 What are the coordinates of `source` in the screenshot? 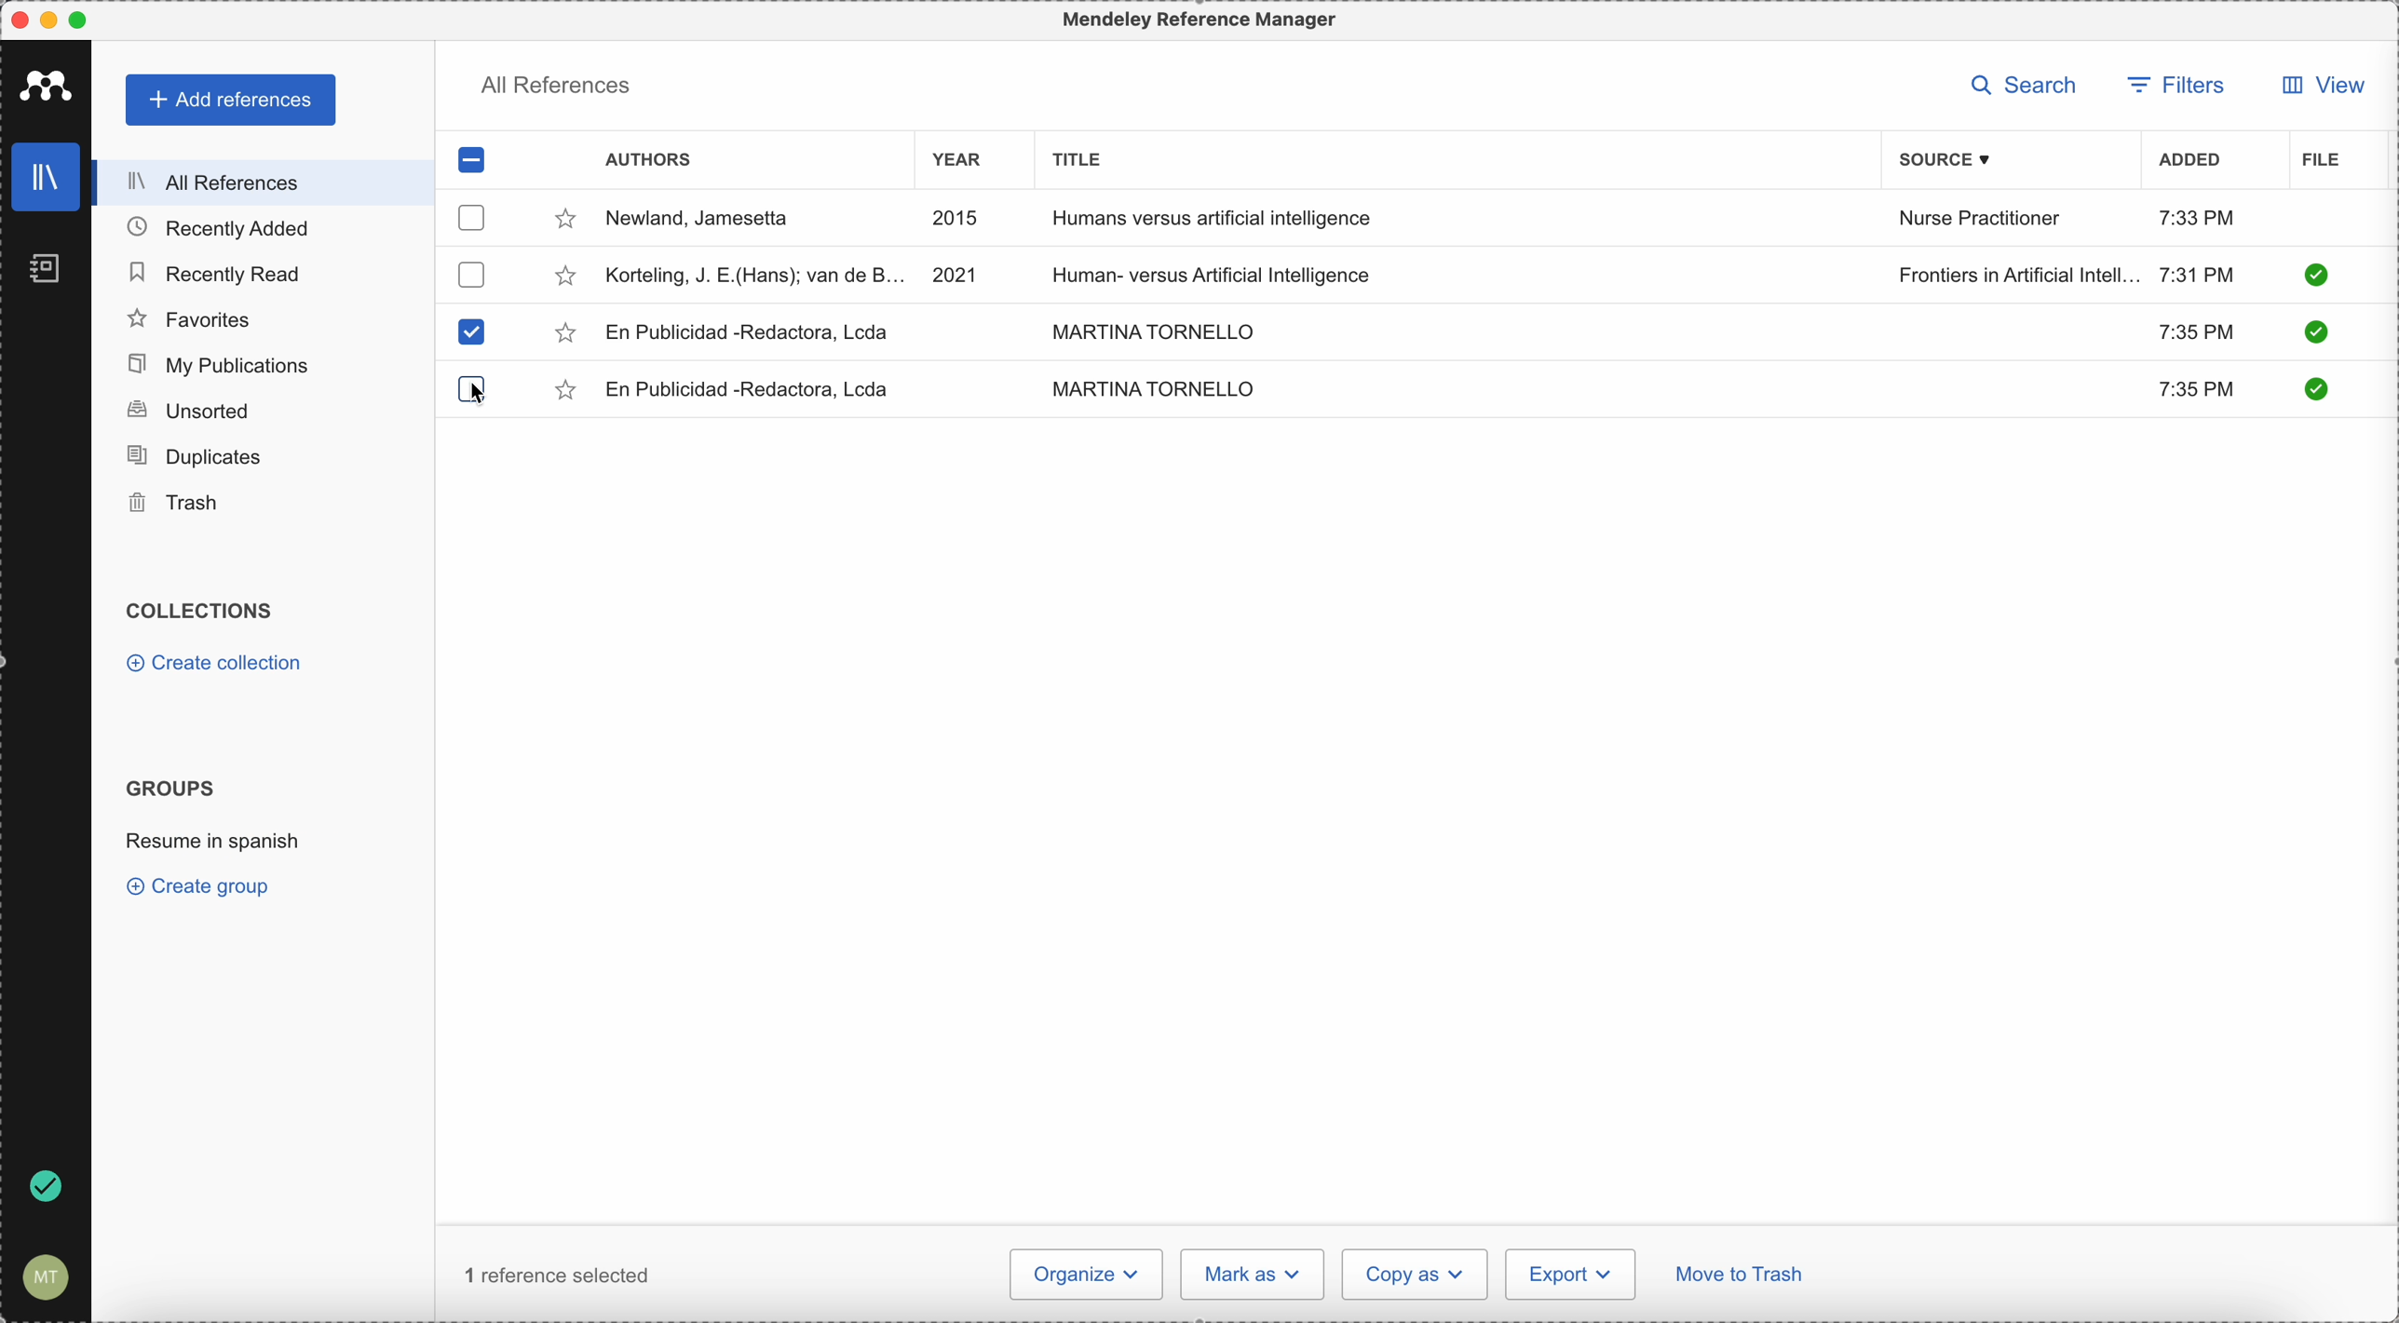 It's located at (1959, 159).